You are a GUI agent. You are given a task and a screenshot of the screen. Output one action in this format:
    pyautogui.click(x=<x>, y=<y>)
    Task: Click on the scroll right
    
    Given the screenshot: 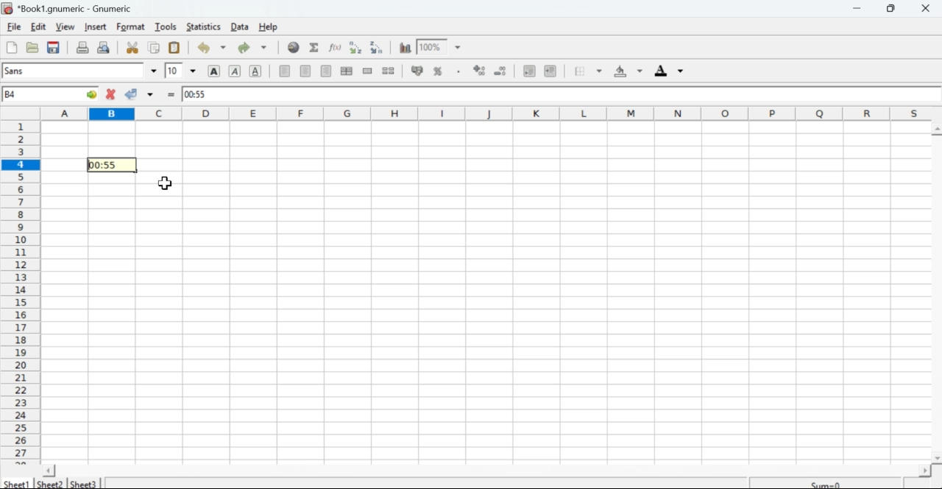 What is the action you would take?
    pyautogui.click(x=924, y=471)
    